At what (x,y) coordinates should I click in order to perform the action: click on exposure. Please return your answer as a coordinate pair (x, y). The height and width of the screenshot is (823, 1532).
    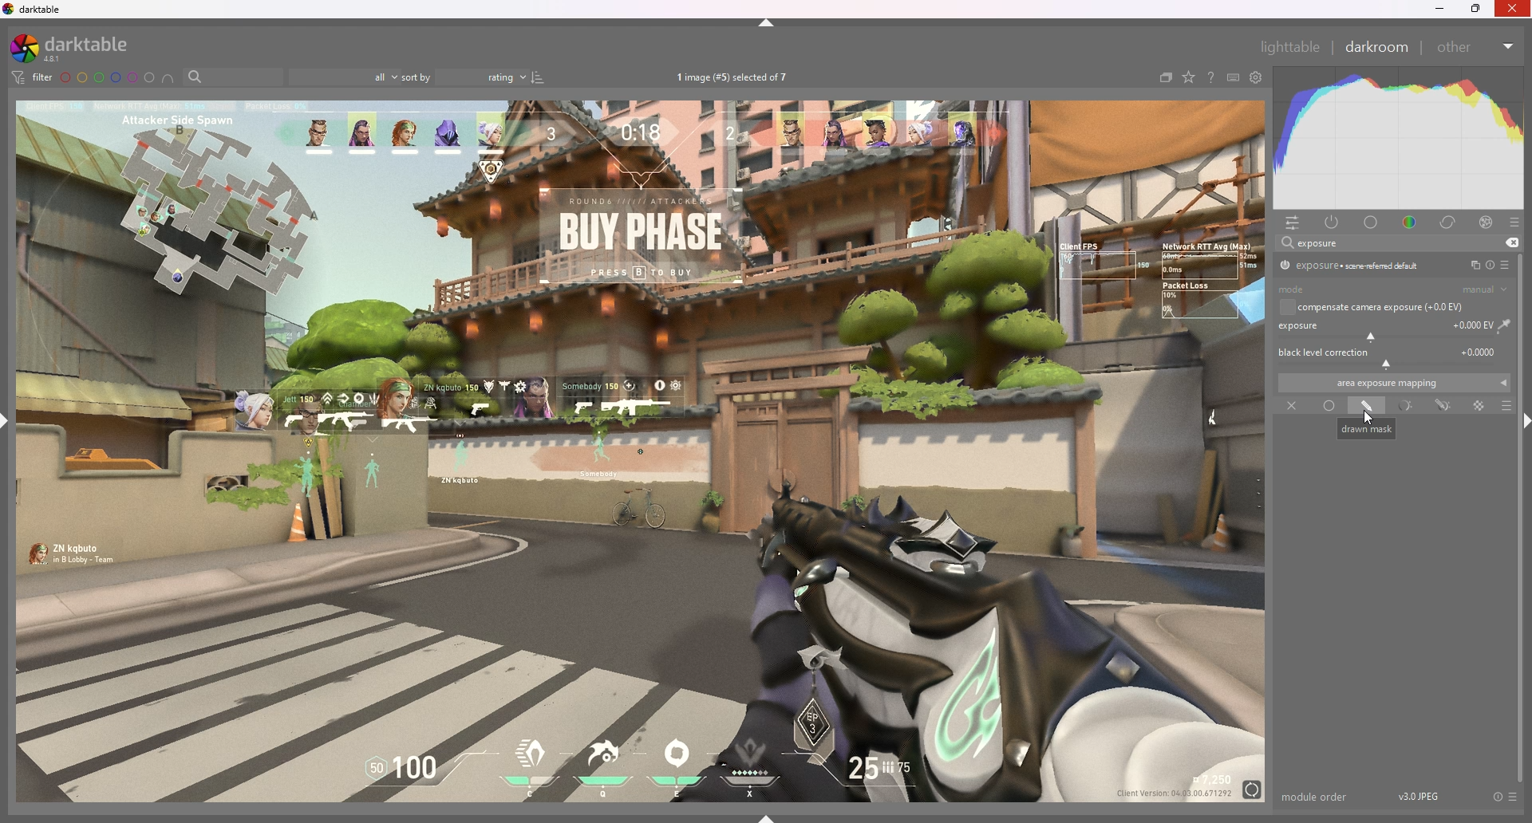
    Looking at the image, I should click on (1396, 329).